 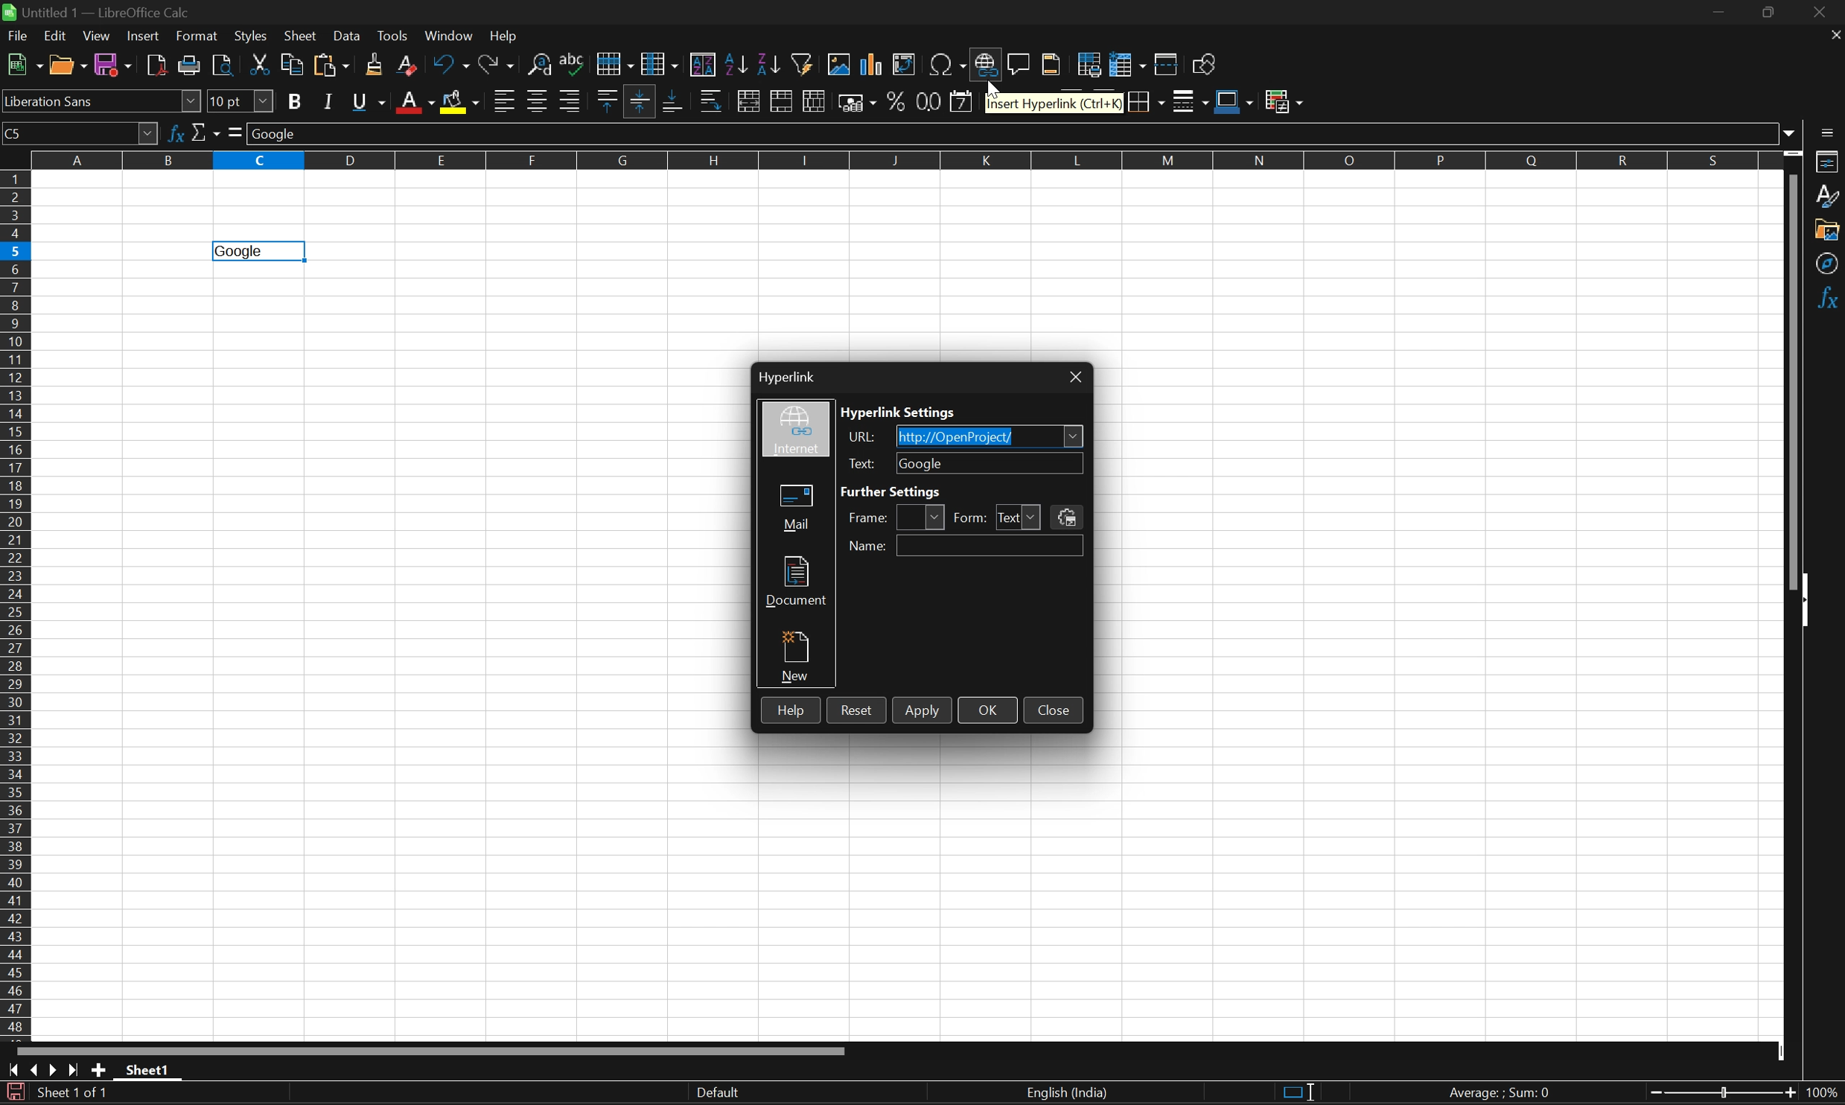 I want to click on Toggle print preview, so click(x=224, y=66).